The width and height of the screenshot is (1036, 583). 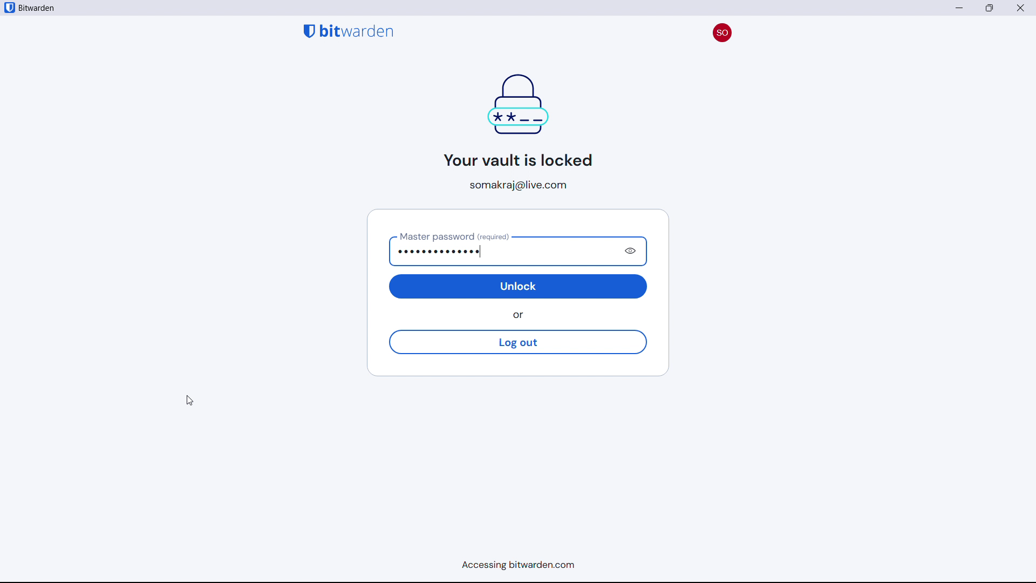 I want to click on or, so click(x=521, y=315).